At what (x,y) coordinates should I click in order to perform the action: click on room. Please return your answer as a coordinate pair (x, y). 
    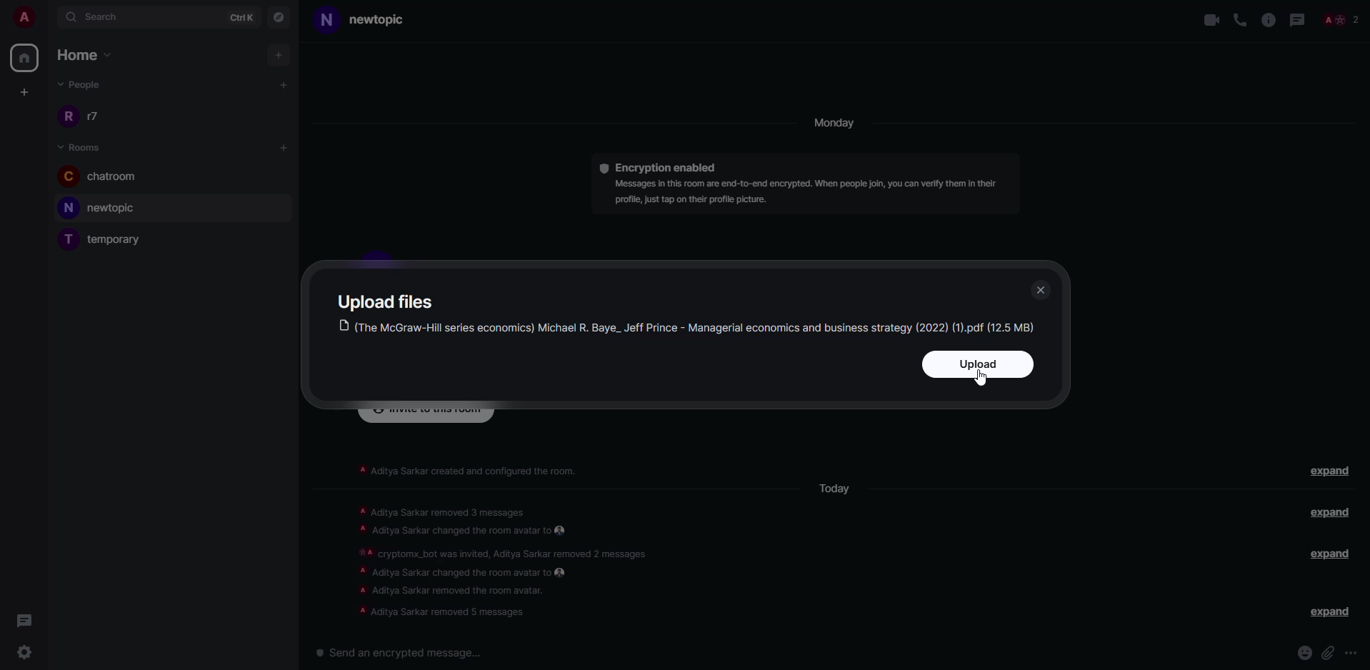
    Looking at the image, I should click on (369, 19).